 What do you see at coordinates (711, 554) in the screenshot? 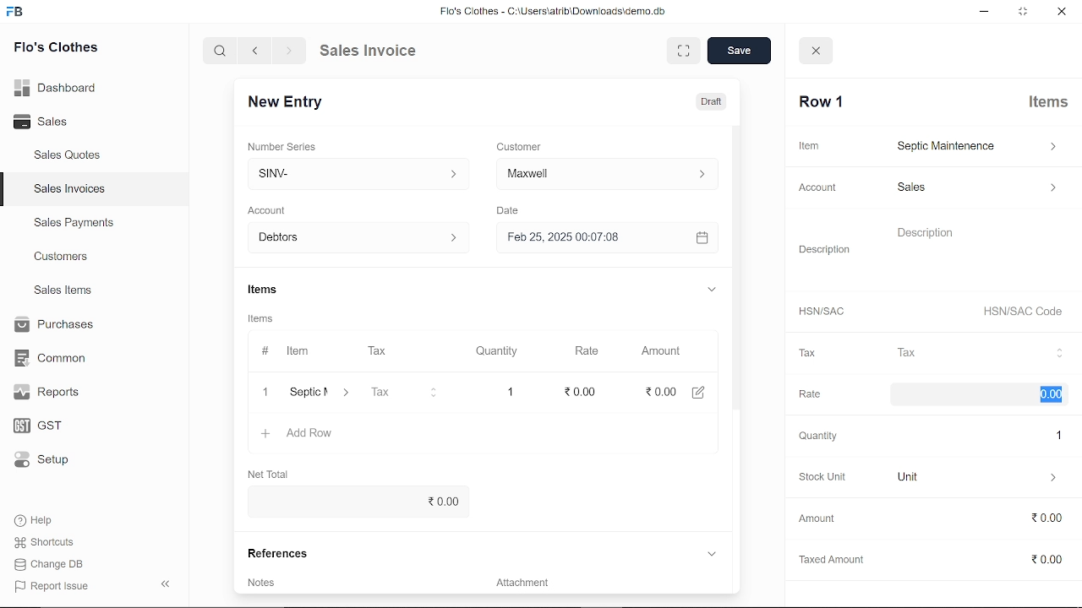
I see `expand reference` at bounding box center [711, 554].